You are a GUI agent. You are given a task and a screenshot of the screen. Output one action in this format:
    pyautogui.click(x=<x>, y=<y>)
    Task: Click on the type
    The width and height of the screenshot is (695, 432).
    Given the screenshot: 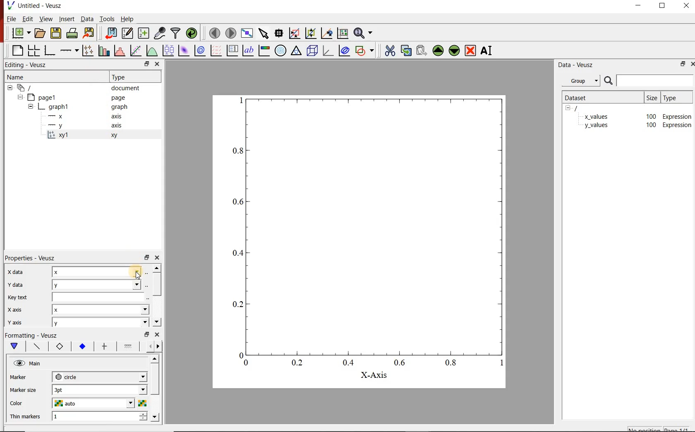 What is the action you would take?
    pyautogui.click(x=676, y=98)
    